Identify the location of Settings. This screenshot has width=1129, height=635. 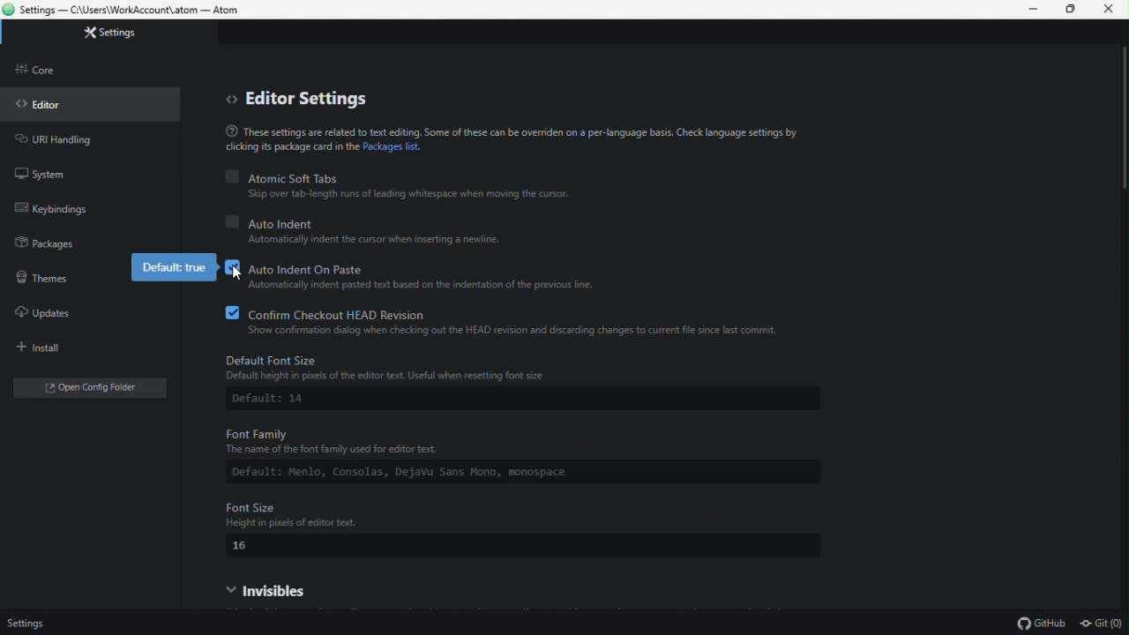
(138, 37).